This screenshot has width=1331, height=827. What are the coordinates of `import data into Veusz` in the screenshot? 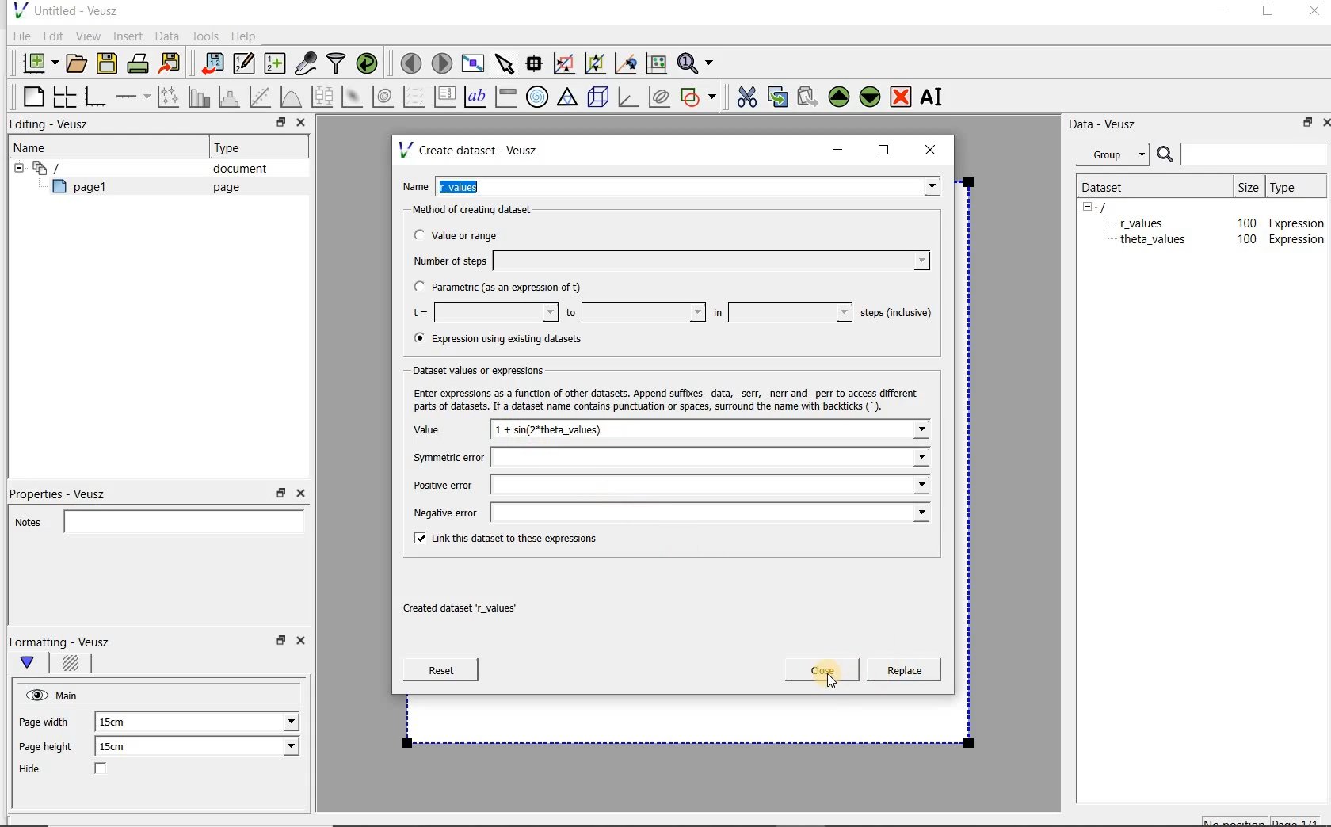 It's located at (211, 64).